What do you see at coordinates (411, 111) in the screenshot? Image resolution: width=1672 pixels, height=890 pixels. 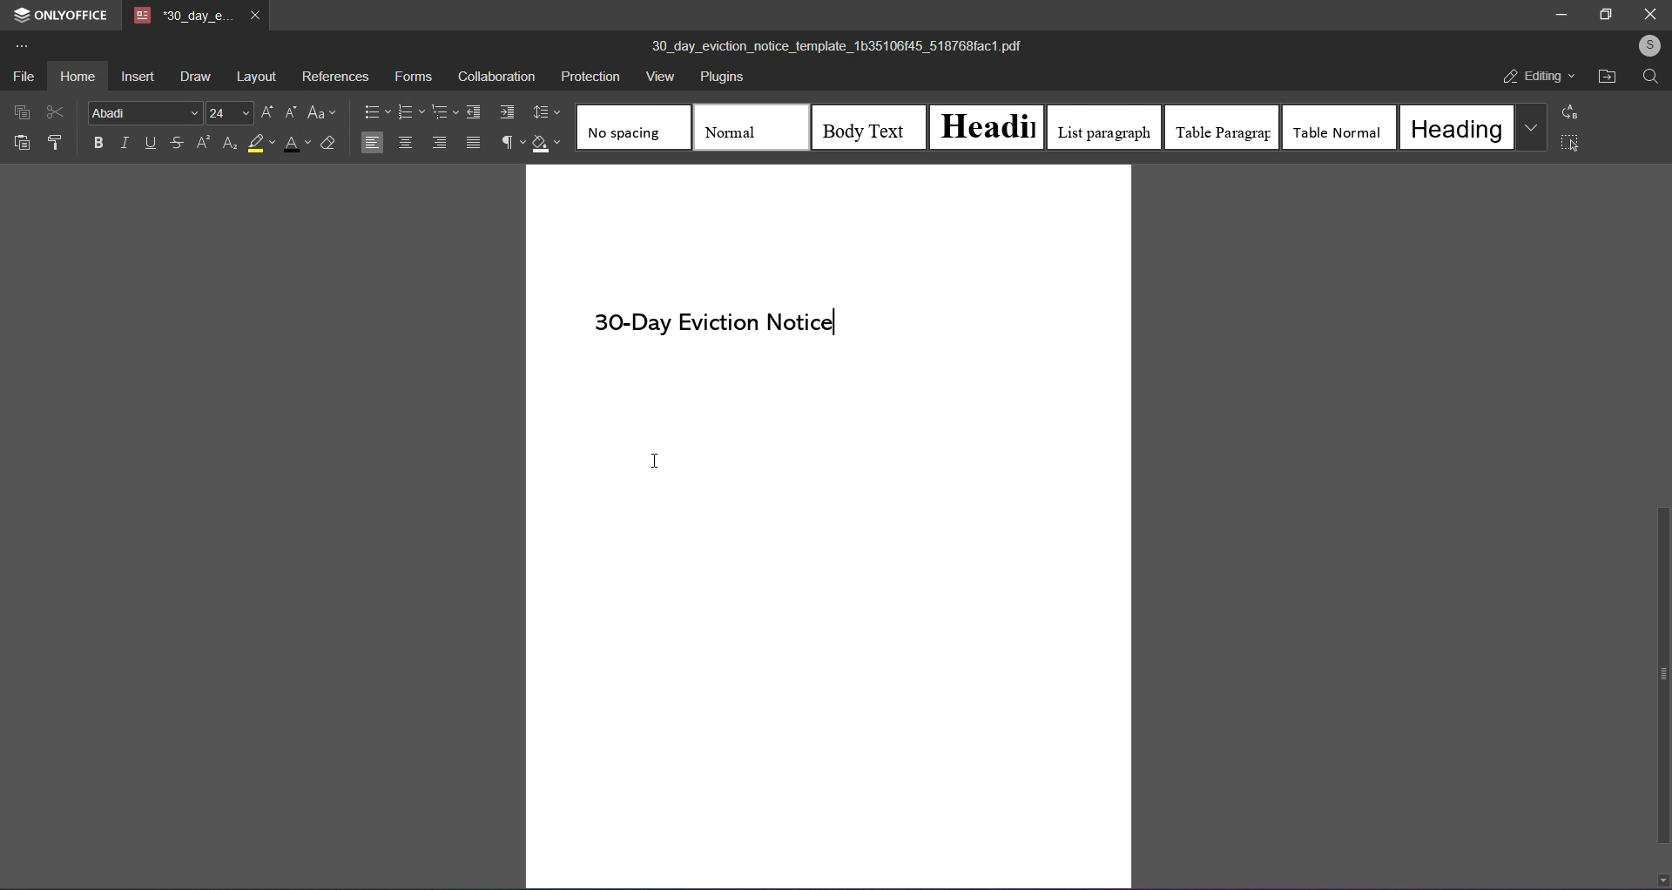 I see `numbering` at bounding box center [411, 111].